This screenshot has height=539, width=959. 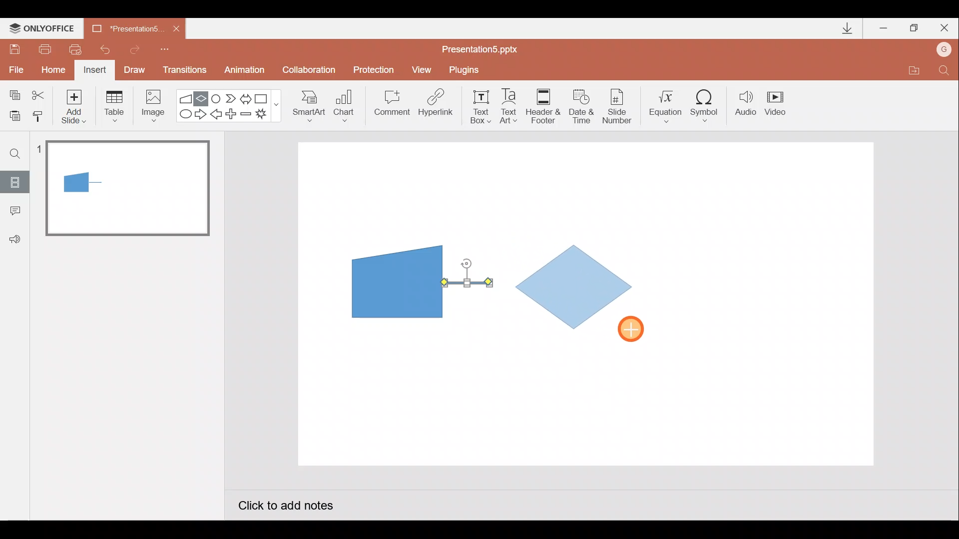 I want to click on Flowchart-connector, so click(x=217, y=98).